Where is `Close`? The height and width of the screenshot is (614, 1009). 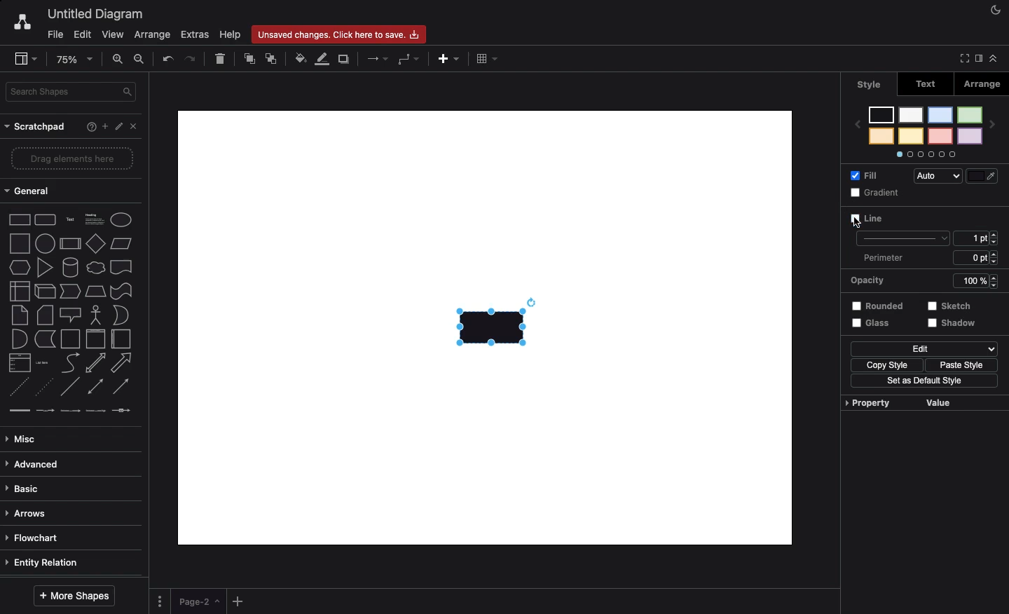 Close is located at coordinates (132, 128).